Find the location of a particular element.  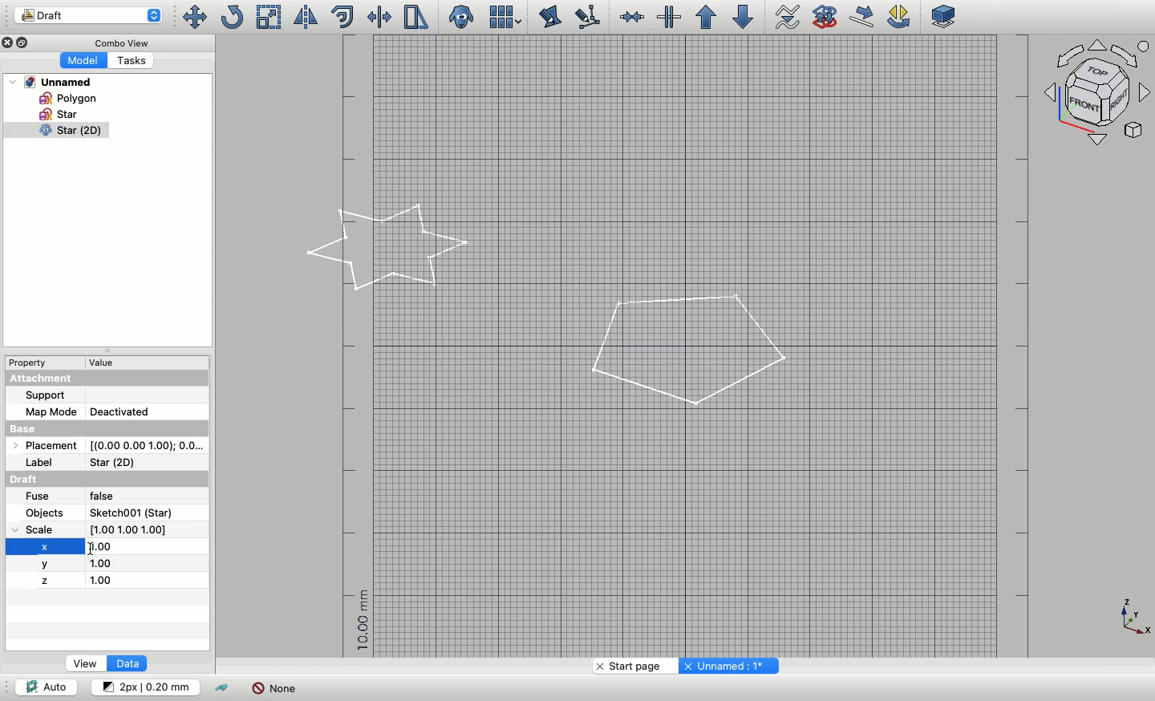

Draft to sketch is located at coordinates (825, 15).